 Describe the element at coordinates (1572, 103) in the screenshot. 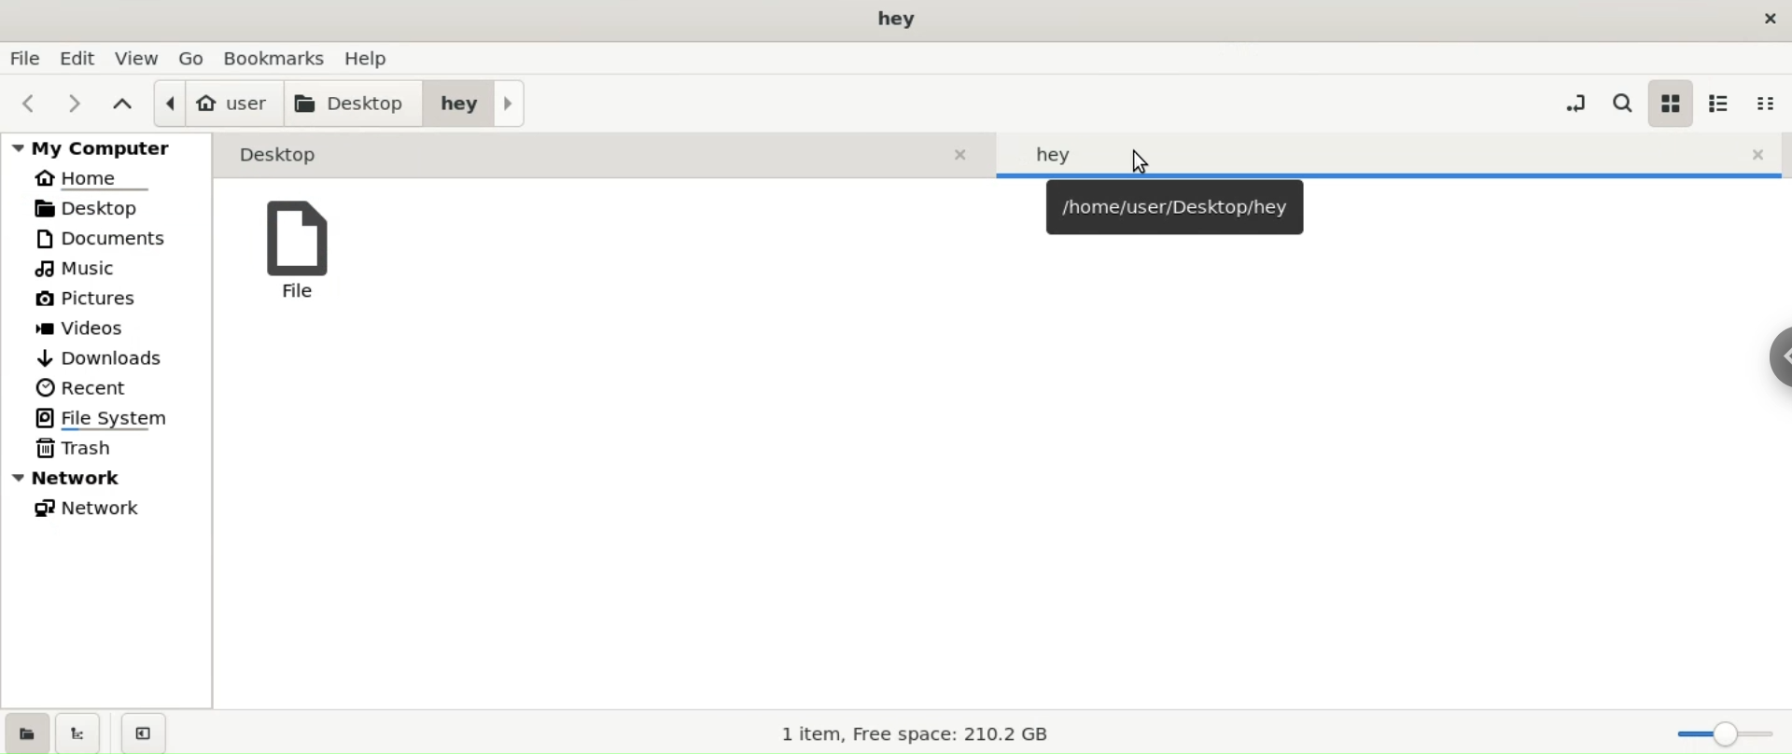

I see `toggle location entry` at that location.